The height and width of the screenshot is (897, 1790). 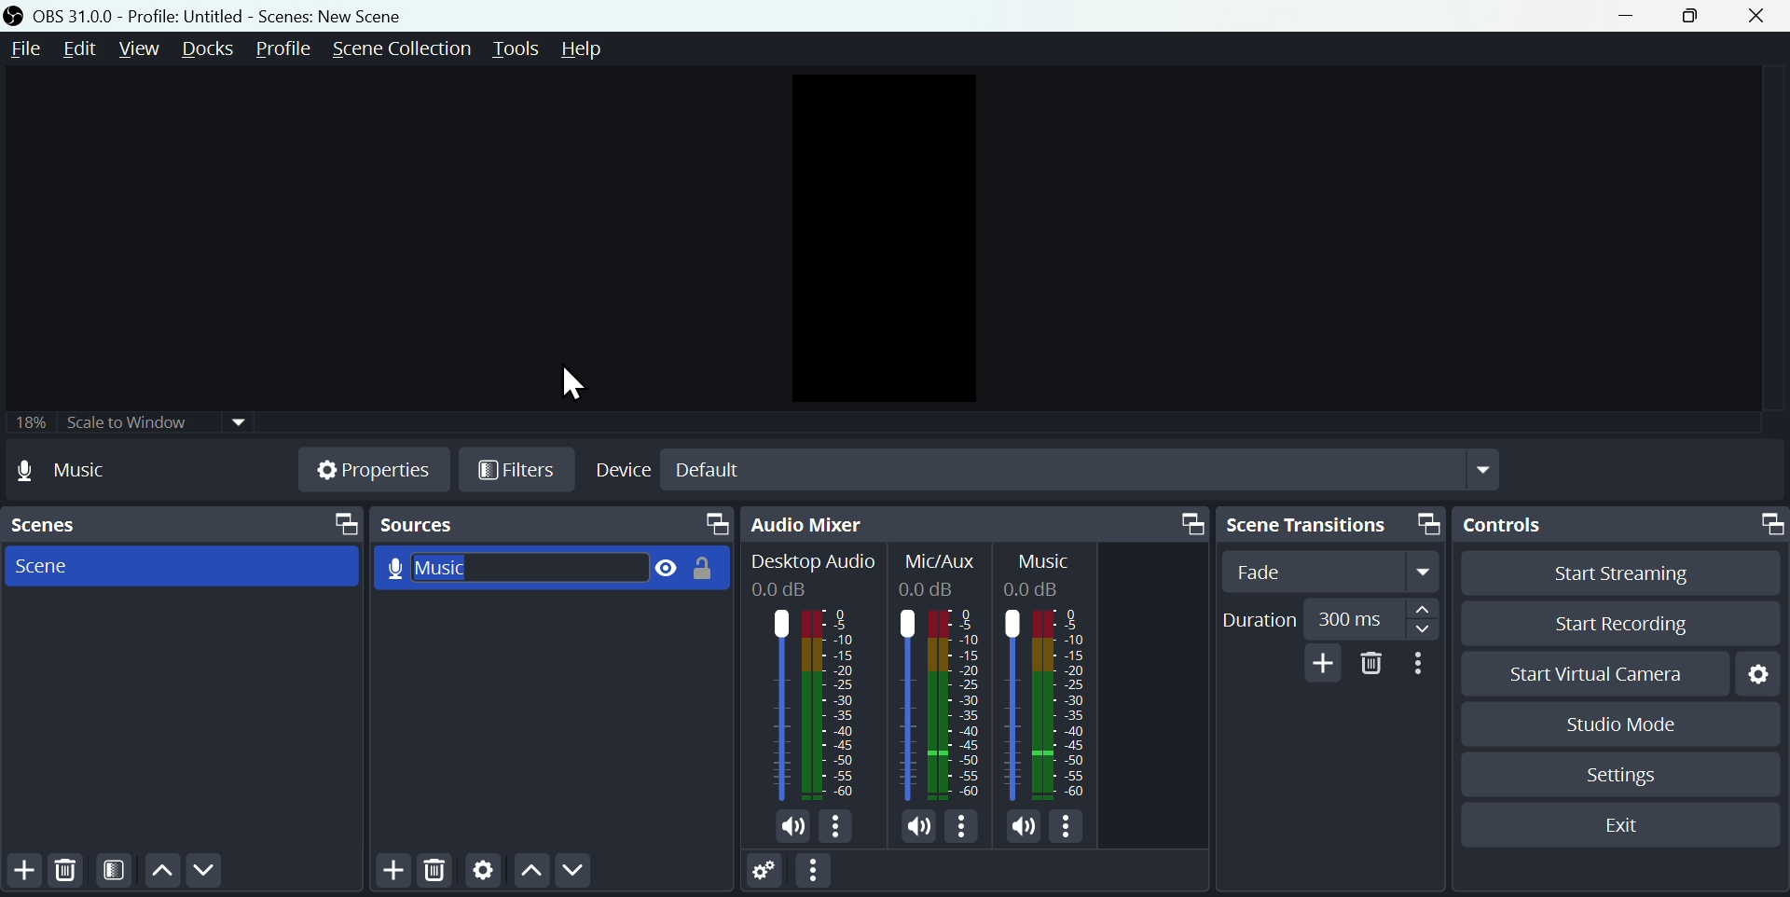 I want to click on Scene transitions, so click(x=1335, y=525).